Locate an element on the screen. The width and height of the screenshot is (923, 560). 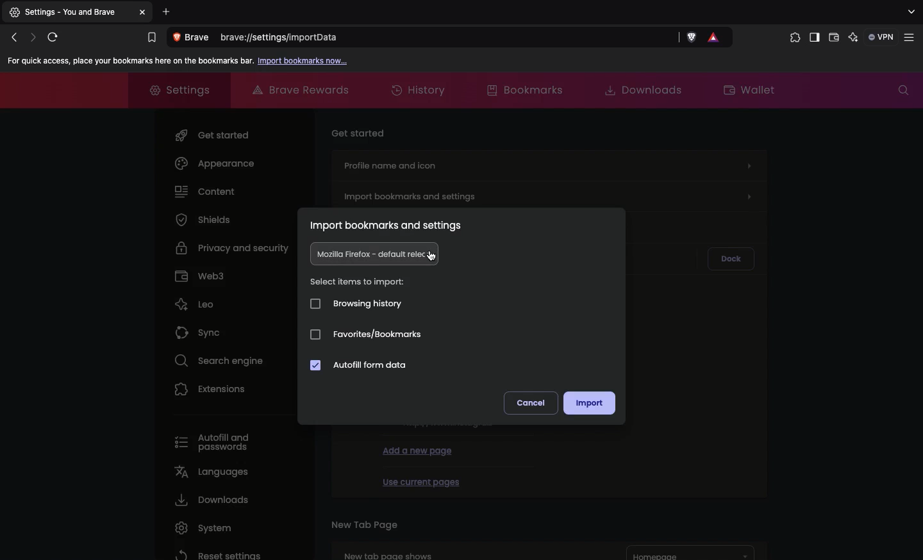
Wallet is located at coordinates (834, 39).